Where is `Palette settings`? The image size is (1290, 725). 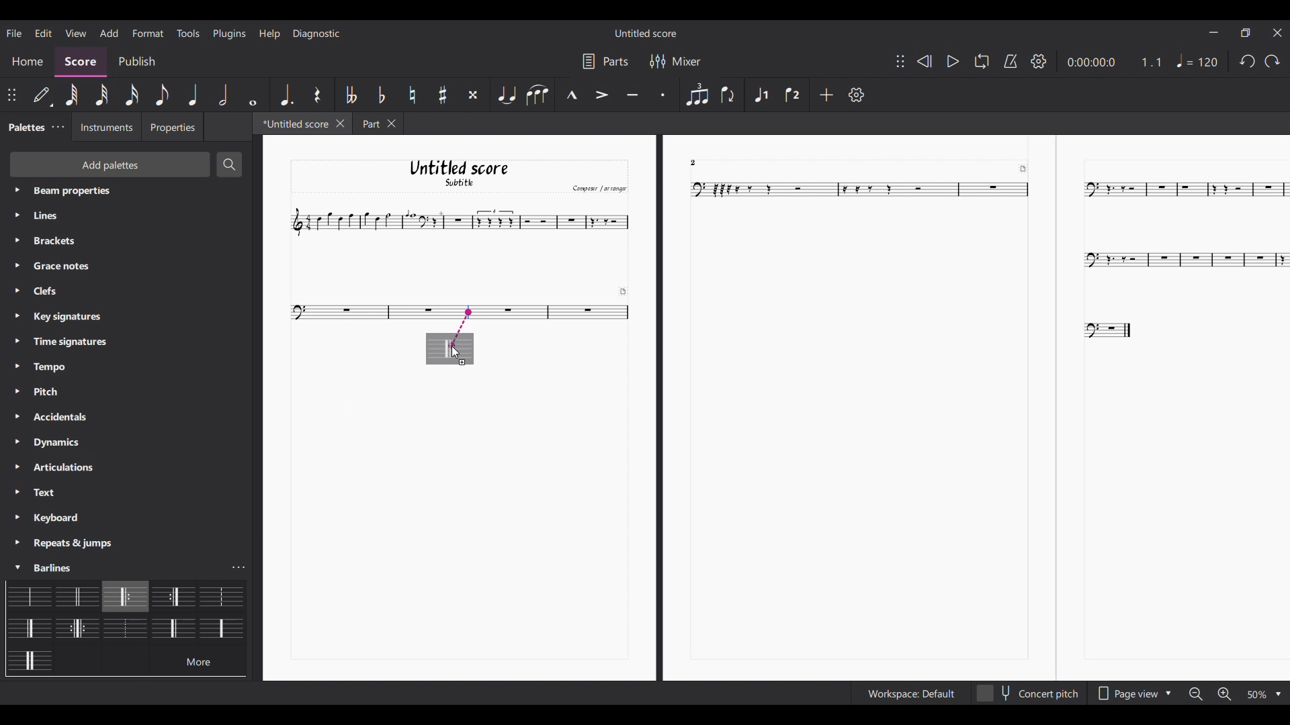
Palette settings is located at coordinates (54, 469).